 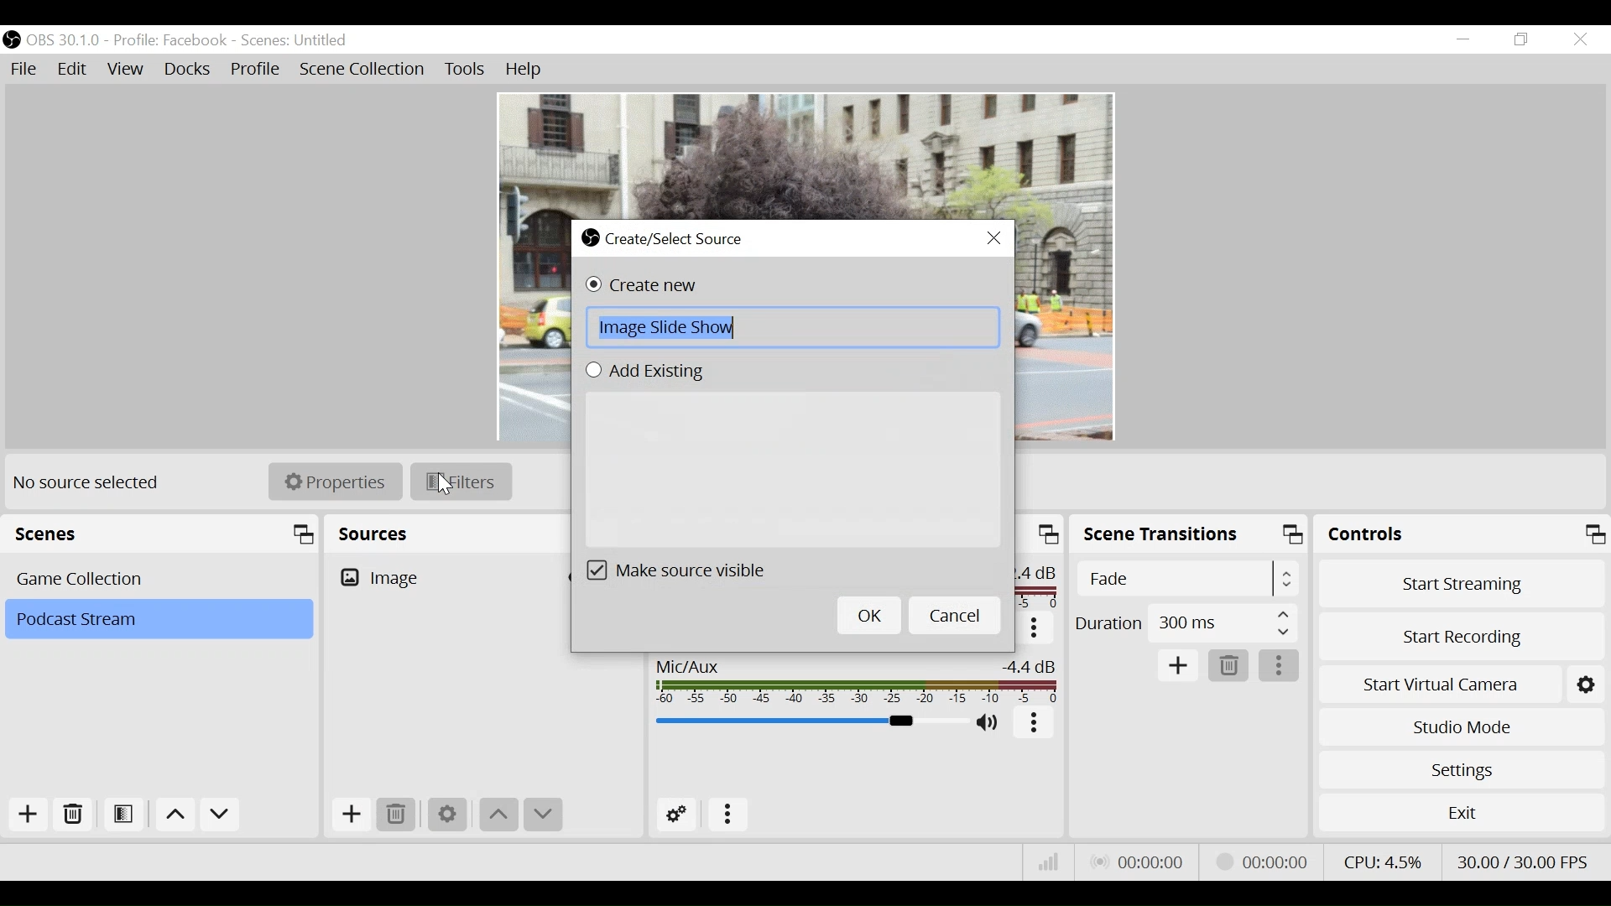 What do you see at coordinates (1186, 626) in the screenshot?
I see `Duration` at bounding box center [1186, 626].